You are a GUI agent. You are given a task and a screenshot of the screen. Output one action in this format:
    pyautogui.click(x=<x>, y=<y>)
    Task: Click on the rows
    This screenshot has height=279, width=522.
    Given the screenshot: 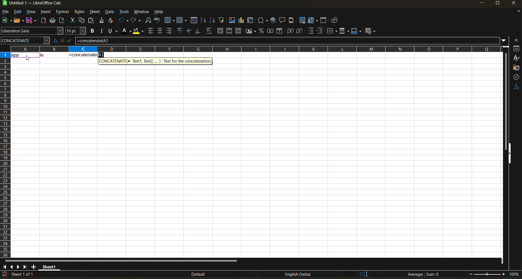 What is the action you would take?
    pyautogui.click(x=253, y=49)
    